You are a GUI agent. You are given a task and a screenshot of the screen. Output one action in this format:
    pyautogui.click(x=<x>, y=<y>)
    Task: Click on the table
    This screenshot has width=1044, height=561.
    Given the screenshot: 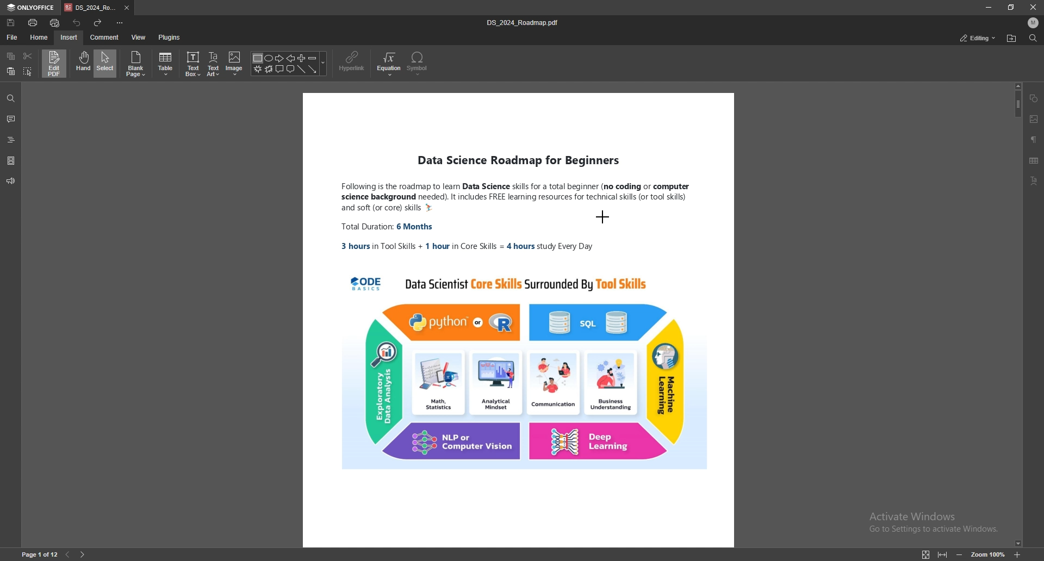 What is the action you would take?
    pyautogui.click(x=167, y=64)
    